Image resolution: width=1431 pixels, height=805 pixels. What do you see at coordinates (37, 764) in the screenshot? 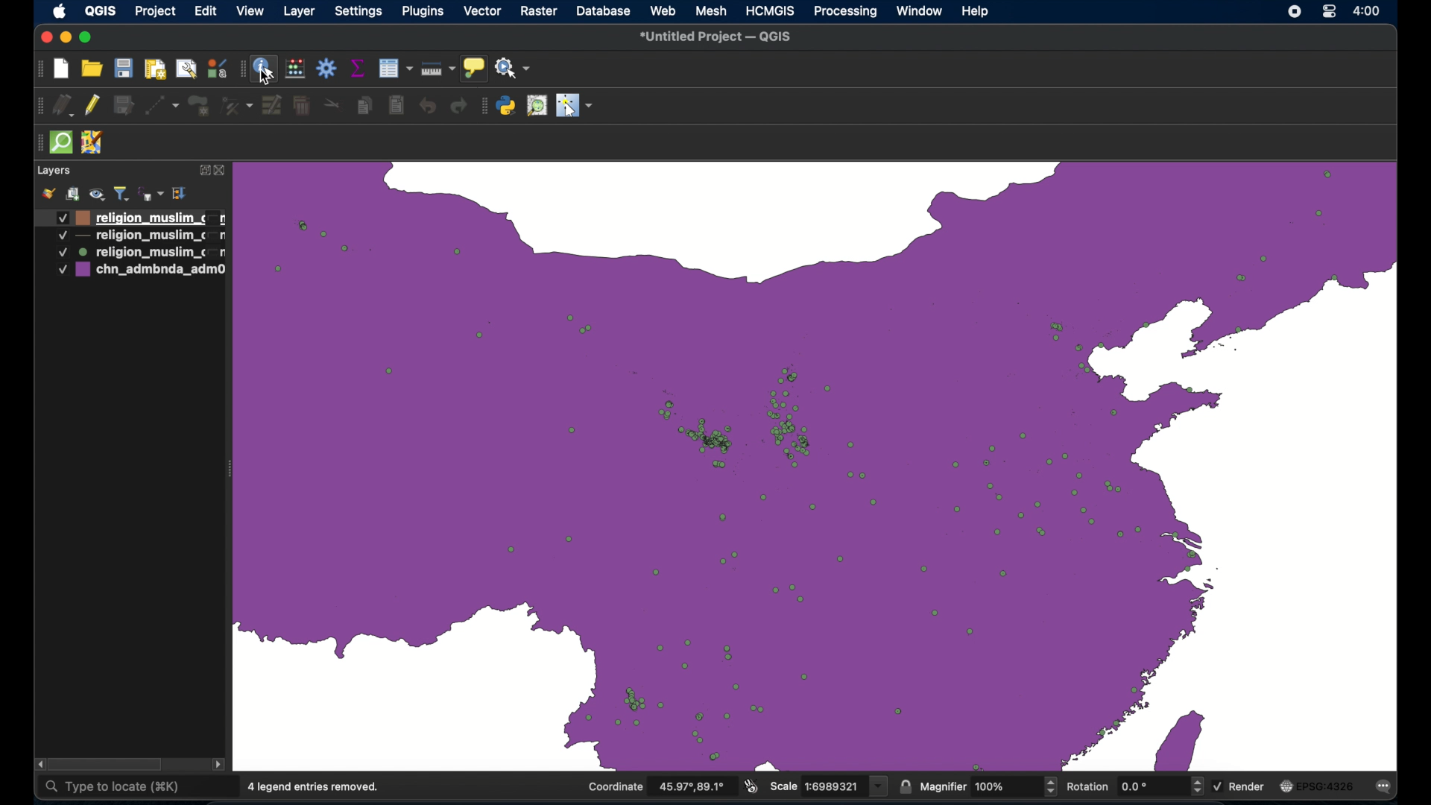
I see `scroll left arrow` at bounding box center [37, 764].